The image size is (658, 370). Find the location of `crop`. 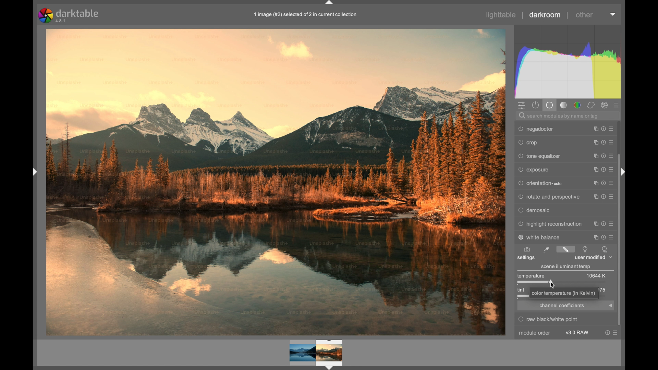

crop is located at coordinates (528, 142).